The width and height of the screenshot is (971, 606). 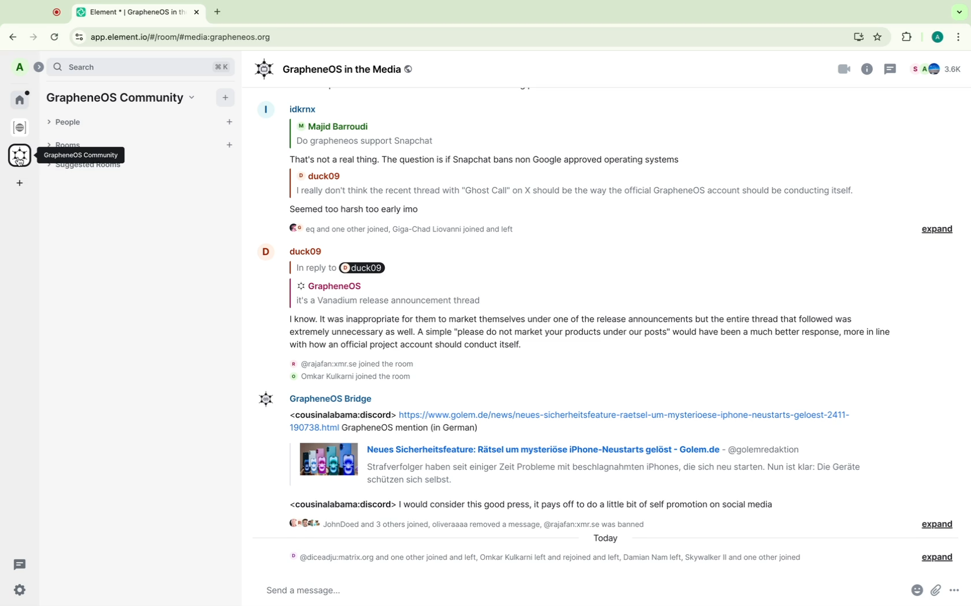 I want to click on attachment, so click(x=935, y=590).